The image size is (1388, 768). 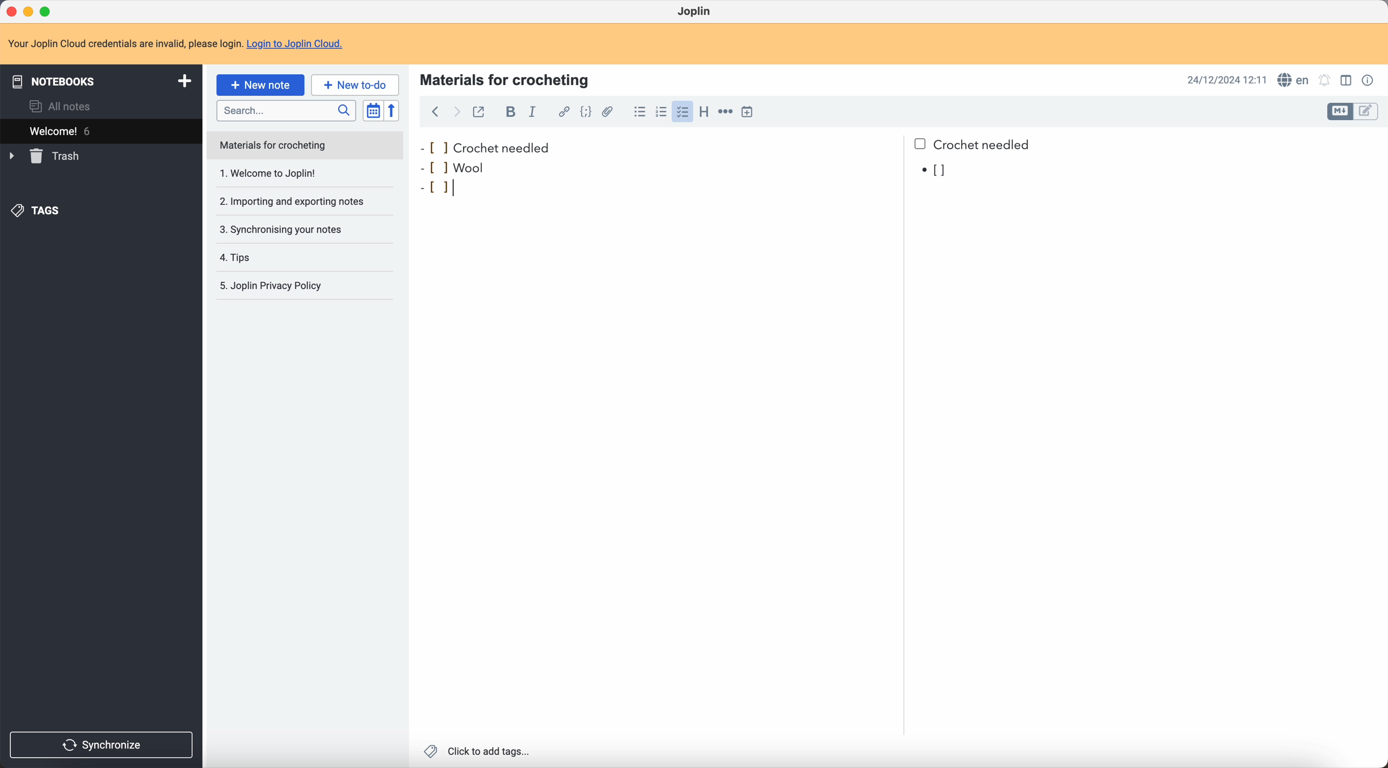 What do you see at coordinates (298, 174) in the screenshot?
I see `1. Welcome to Joplin!` at bounding box center [298, 174].